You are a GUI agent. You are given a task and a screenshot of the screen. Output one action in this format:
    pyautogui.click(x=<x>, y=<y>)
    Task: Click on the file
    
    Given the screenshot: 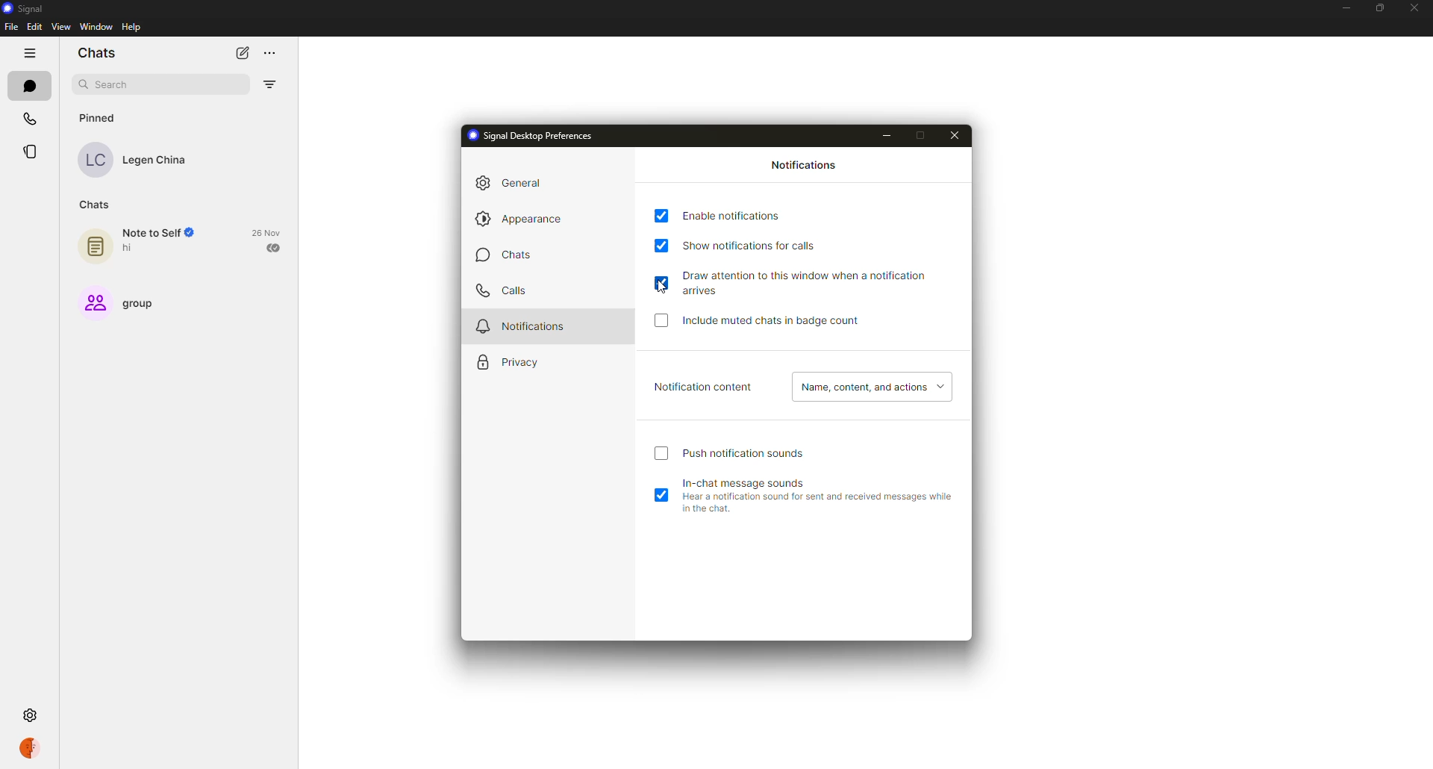 What is the action you would take?
    pyautogui.click(x=10, y=27)
    